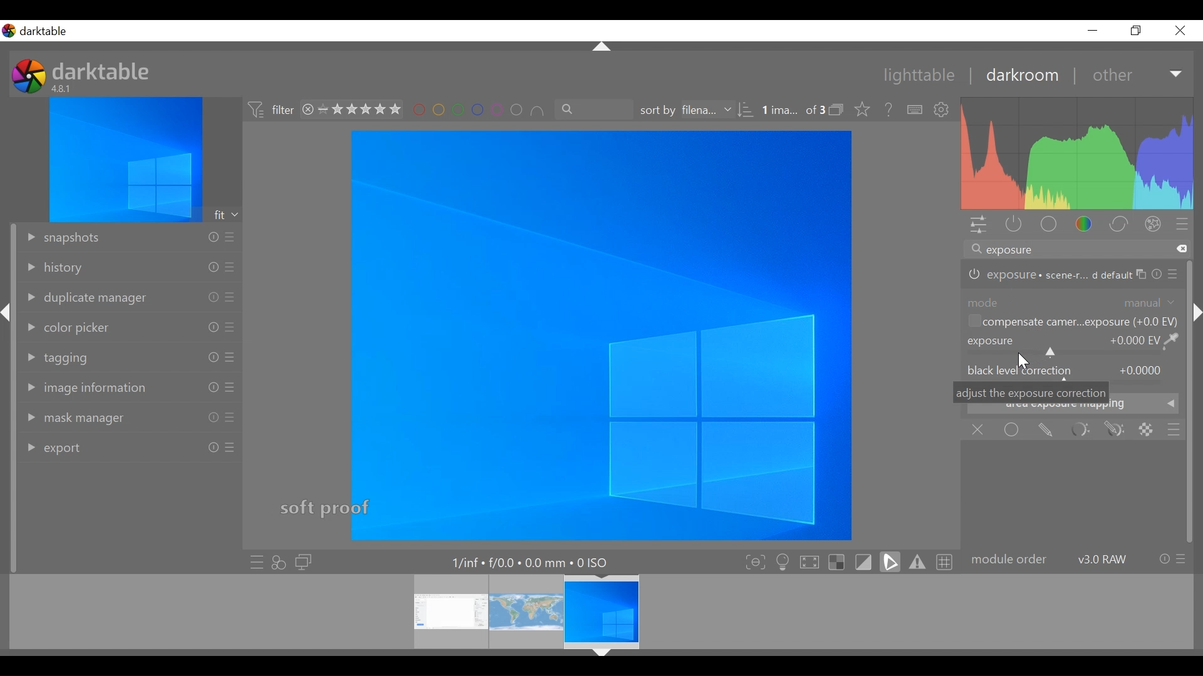 This screenshot has height=676, width=1203. What do you see at coordinates (231, 448) in the screenshot?
I see `presets` at bounding box center [231, 448].